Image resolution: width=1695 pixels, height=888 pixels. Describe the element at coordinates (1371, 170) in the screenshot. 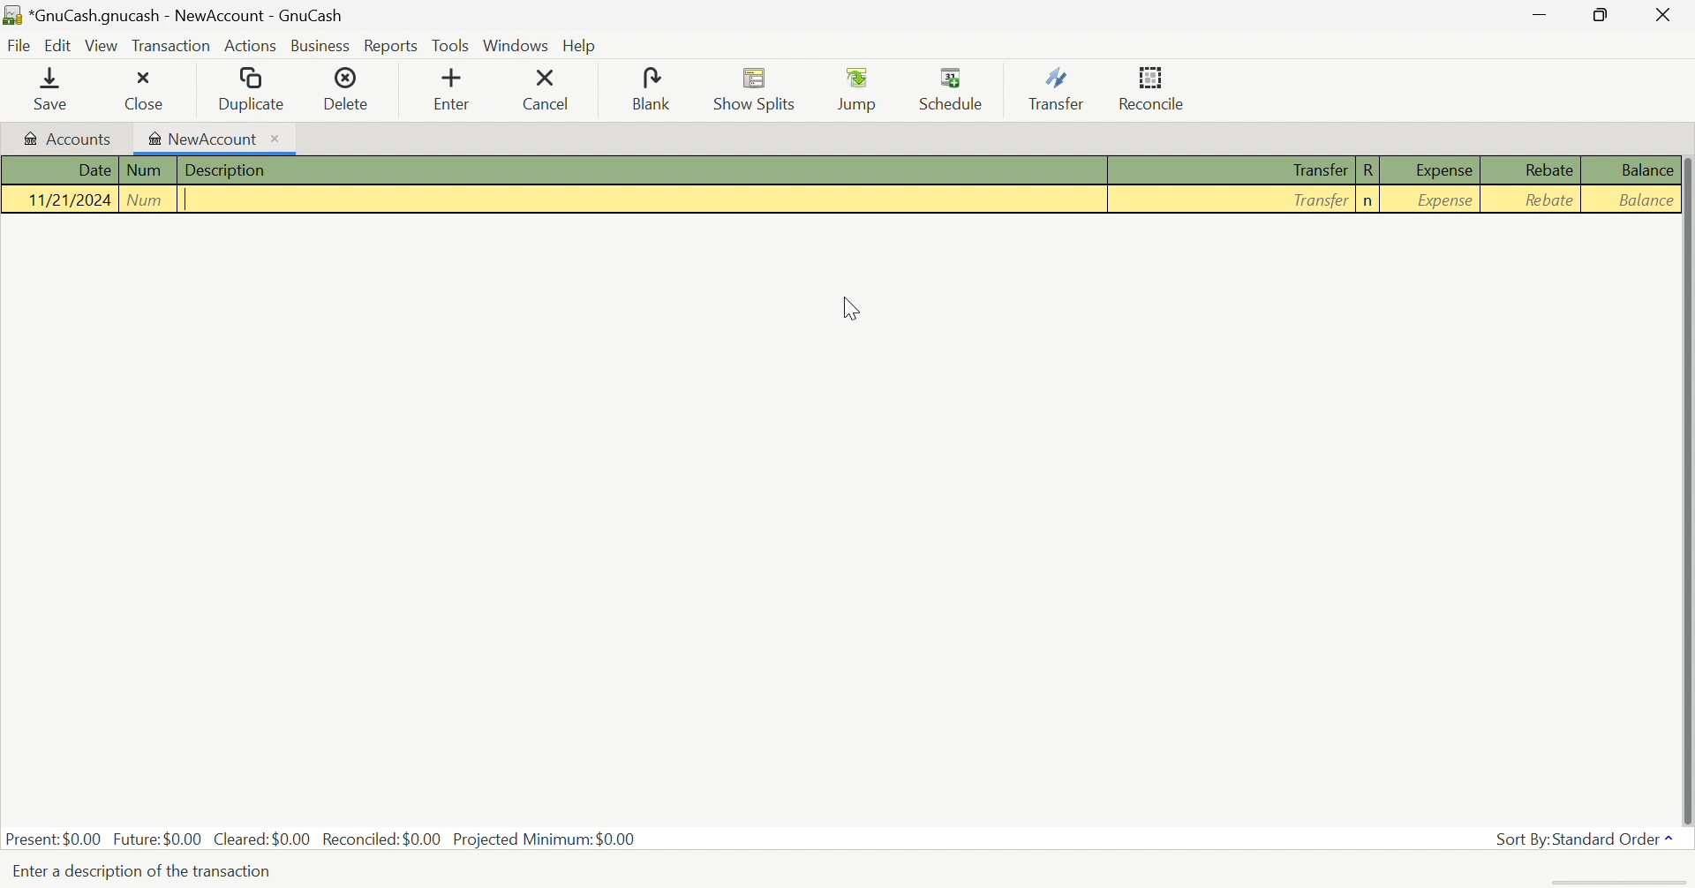

I see `R` at that location.